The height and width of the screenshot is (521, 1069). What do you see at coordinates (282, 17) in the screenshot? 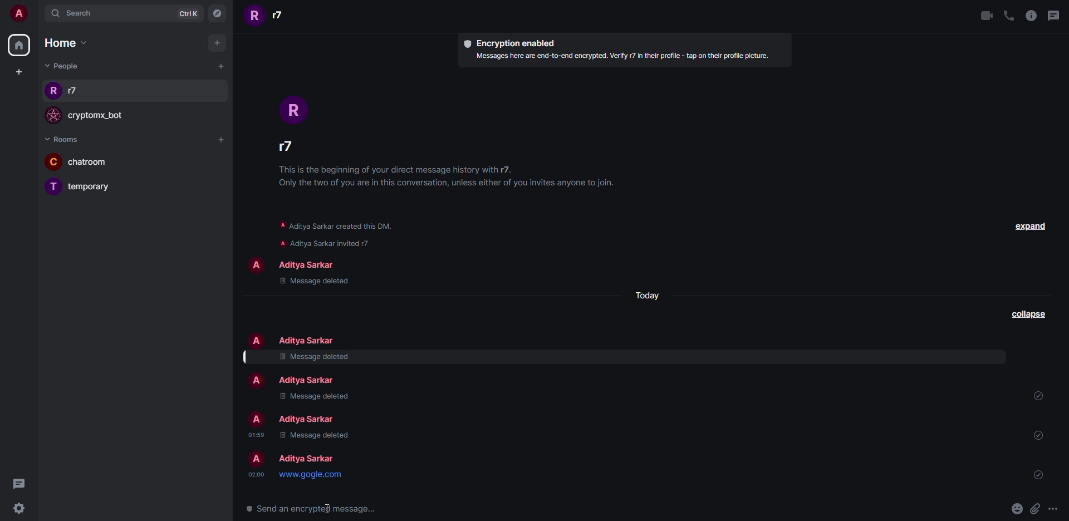
I see `people` at bounding box center [282, 17].